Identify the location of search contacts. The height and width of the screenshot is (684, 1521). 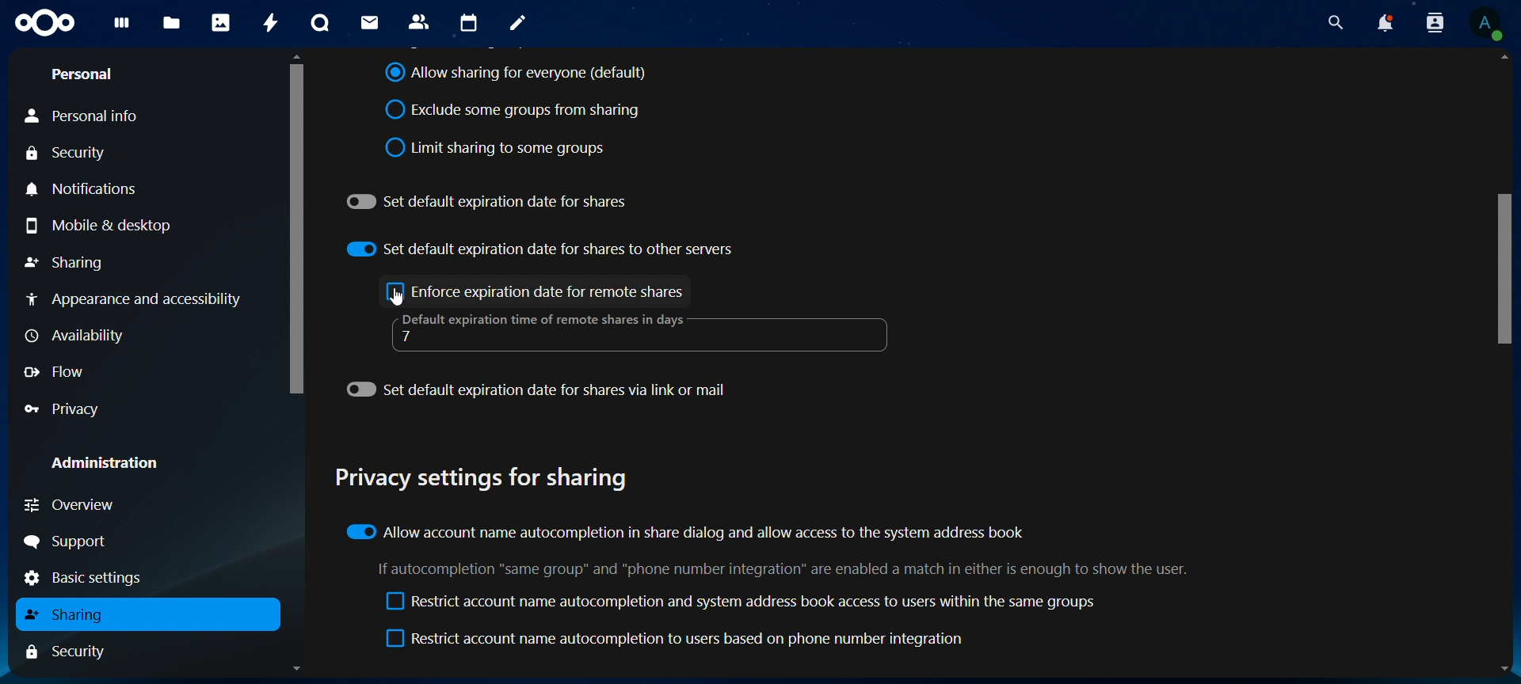
(1434, 25).